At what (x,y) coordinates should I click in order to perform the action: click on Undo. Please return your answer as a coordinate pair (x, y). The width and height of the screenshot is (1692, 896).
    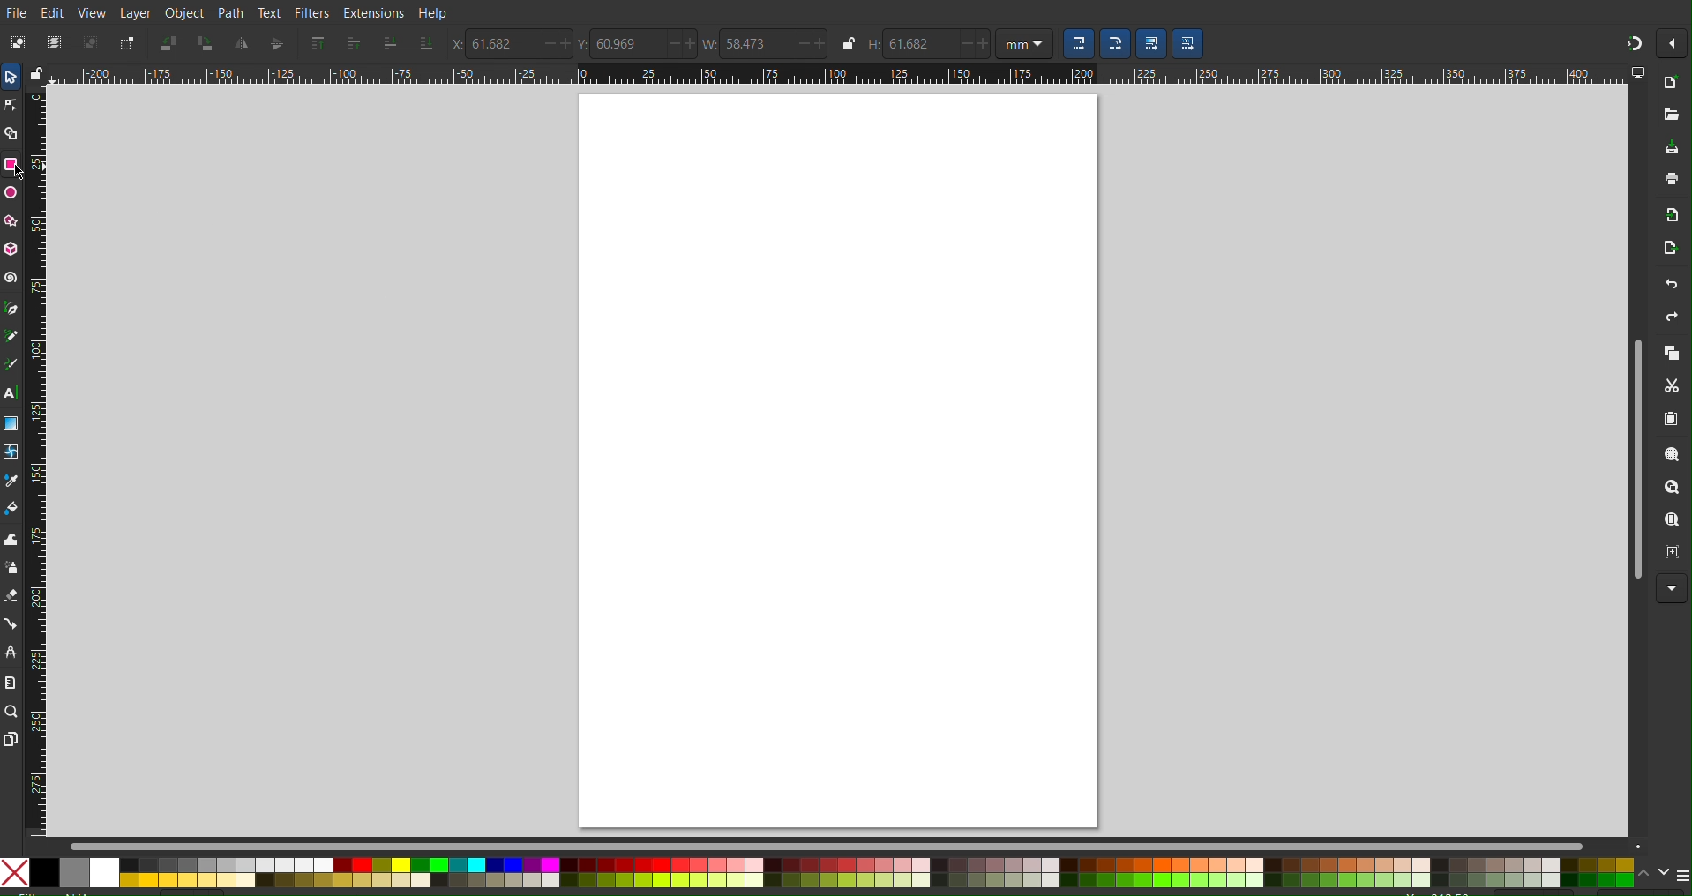
    Looking at the image, I should click on (1661, 287).